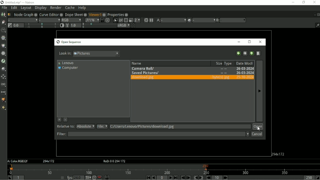 The height and width of the screenshot is (180, 320). I want to click on Minimize, so click(292, 3).